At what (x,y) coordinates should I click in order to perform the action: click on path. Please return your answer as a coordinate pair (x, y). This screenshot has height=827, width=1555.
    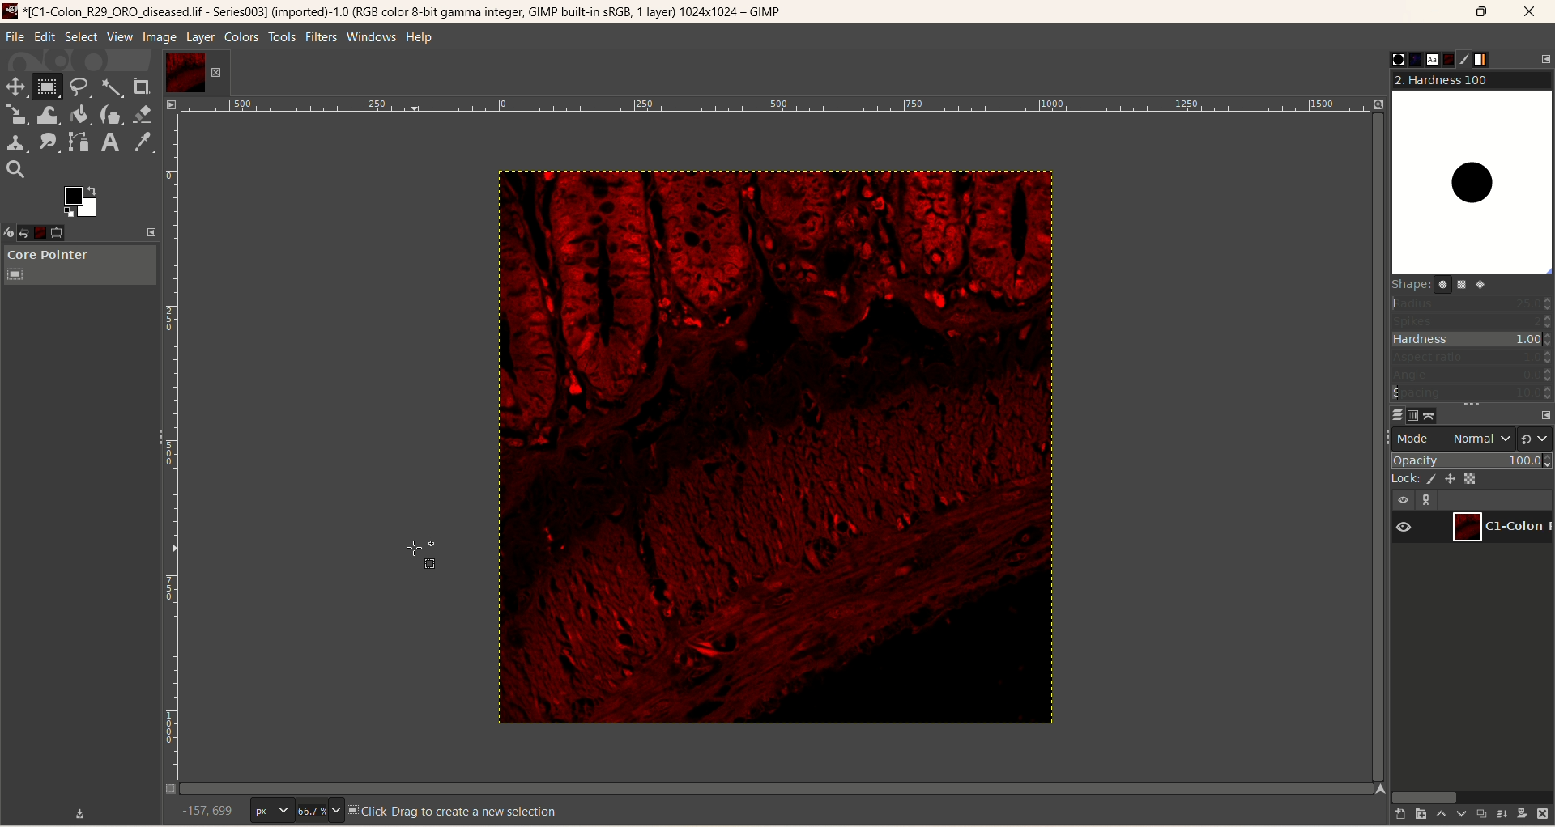
    Looking at the image, I should click on (1433, 415).